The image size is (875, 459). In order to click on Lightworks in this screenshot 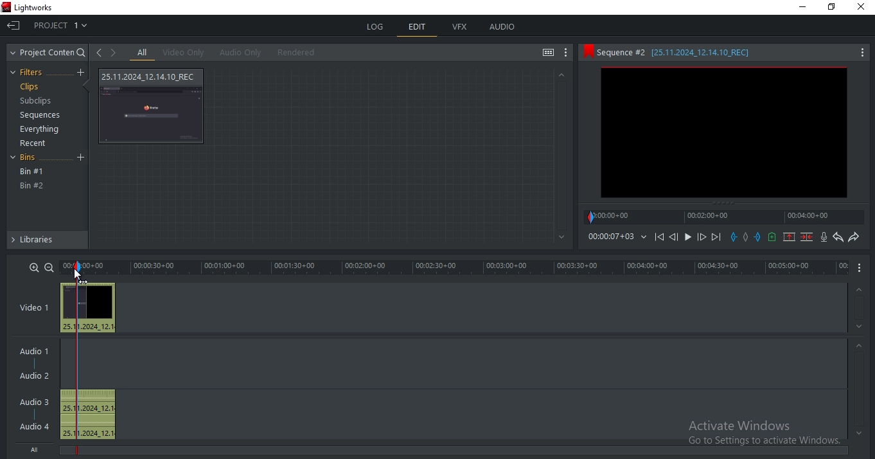, I will do `click(38, 7)`.